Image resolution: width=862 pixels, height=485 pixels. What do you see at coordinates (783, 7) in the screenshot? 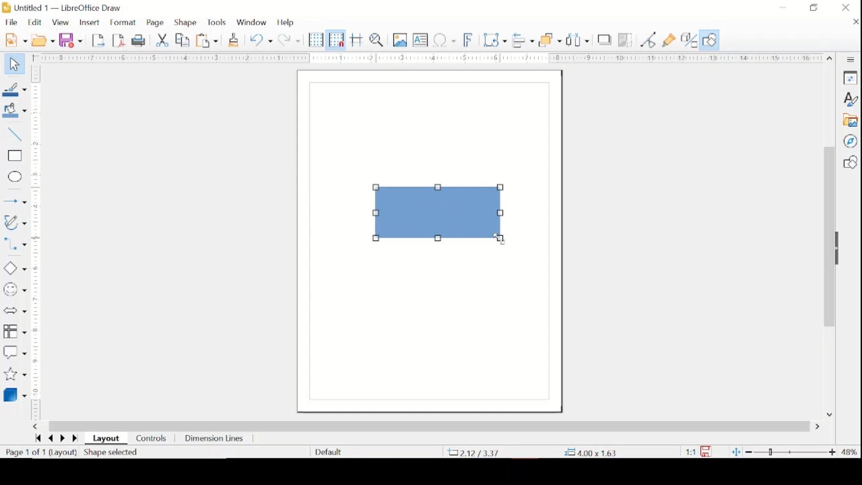
I see `minimize` at bounding box center [783, 7].